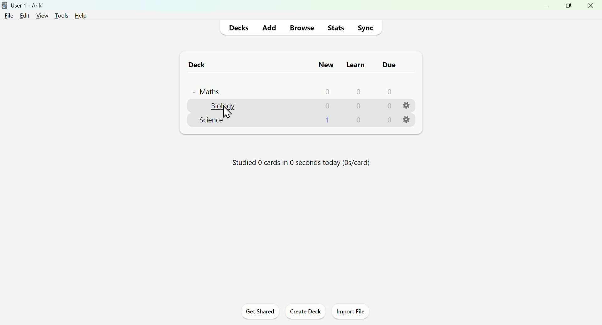 The image size is (602, 325). I want to click on New, so click(326, 65).